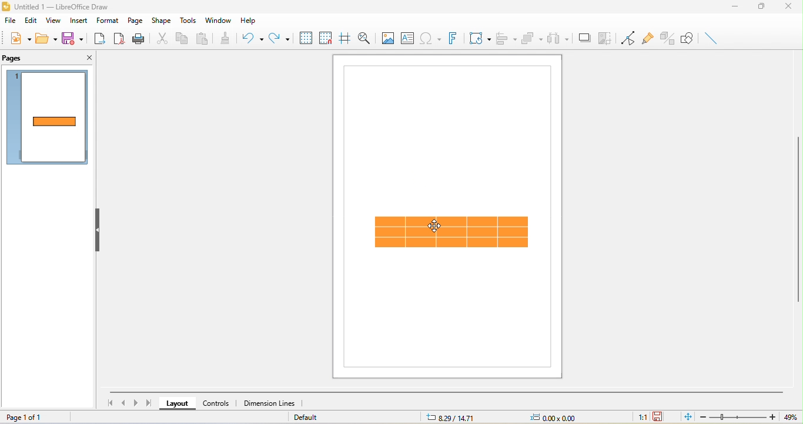 The height and width of the screenshot is (424, 803). What do you see at coordinates (152, 403) in the screenshot?
I see `last page` at bounding box center [152, 403].